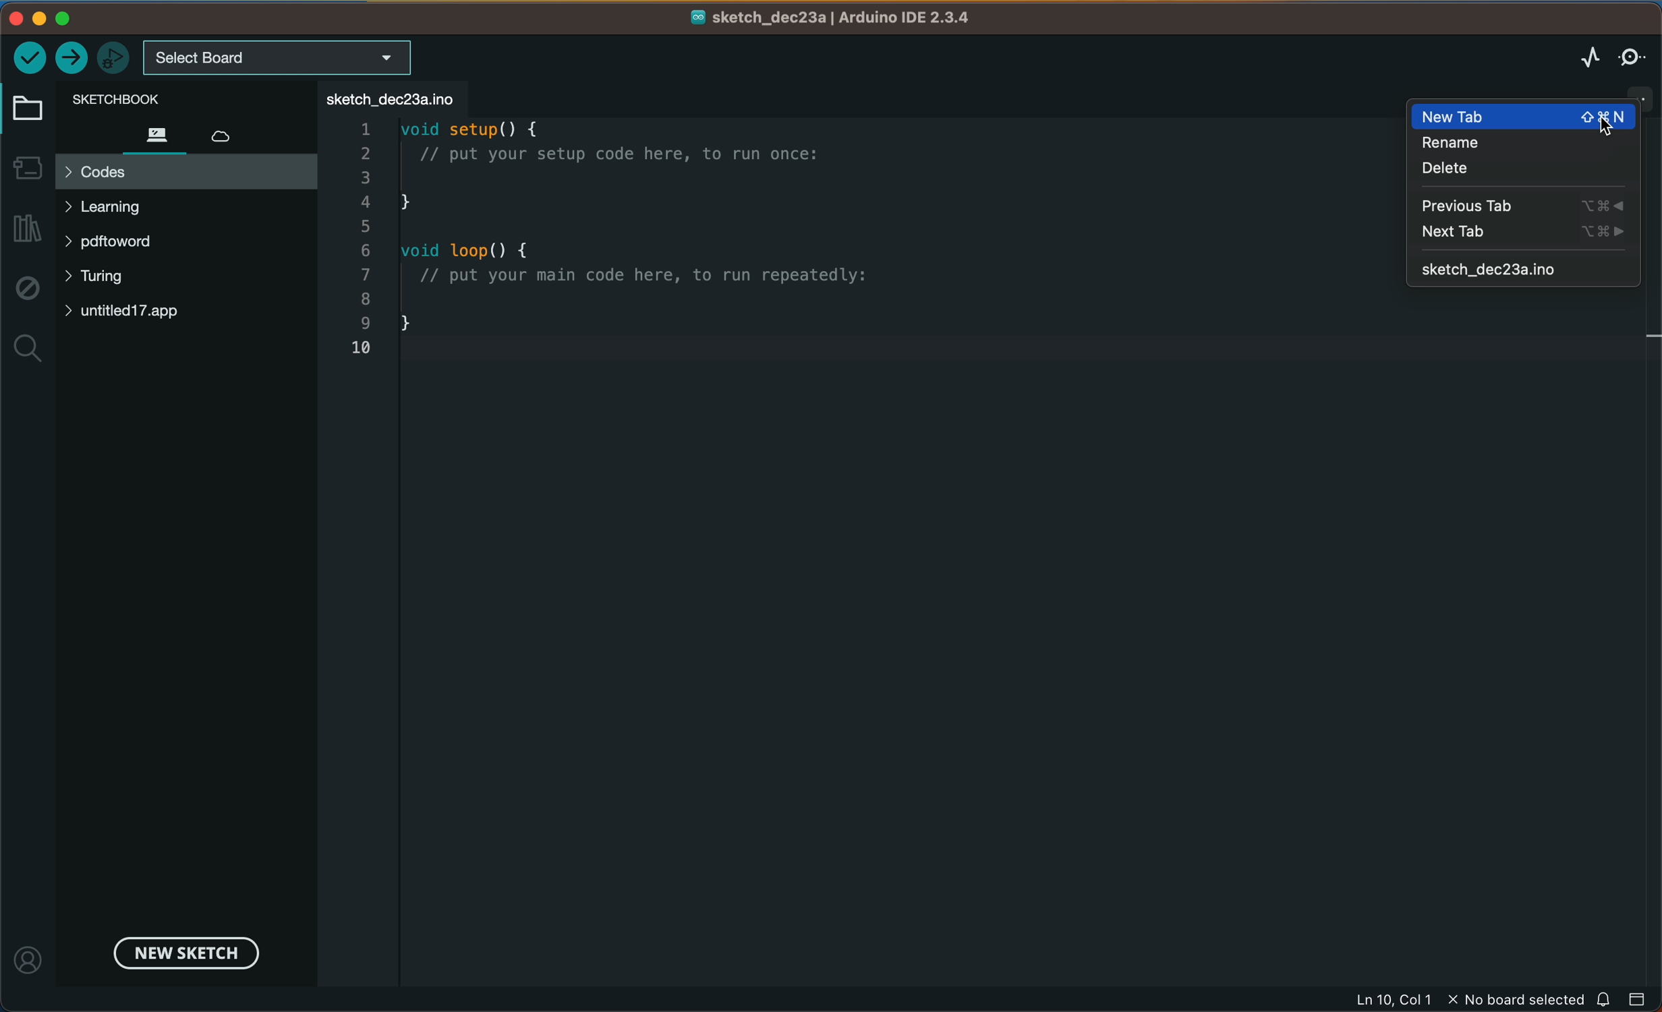  I want to click on new tab, so click(1527, 116).